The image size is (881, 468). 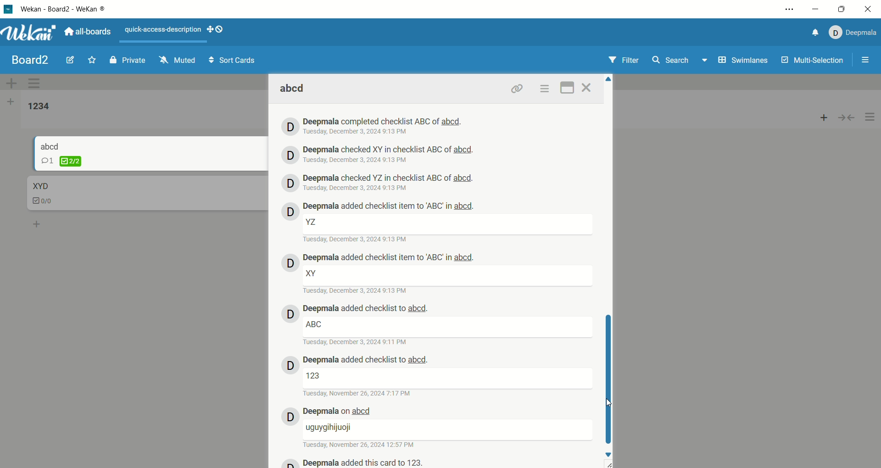 I want to click on date and time, so click(x=359, y=394).